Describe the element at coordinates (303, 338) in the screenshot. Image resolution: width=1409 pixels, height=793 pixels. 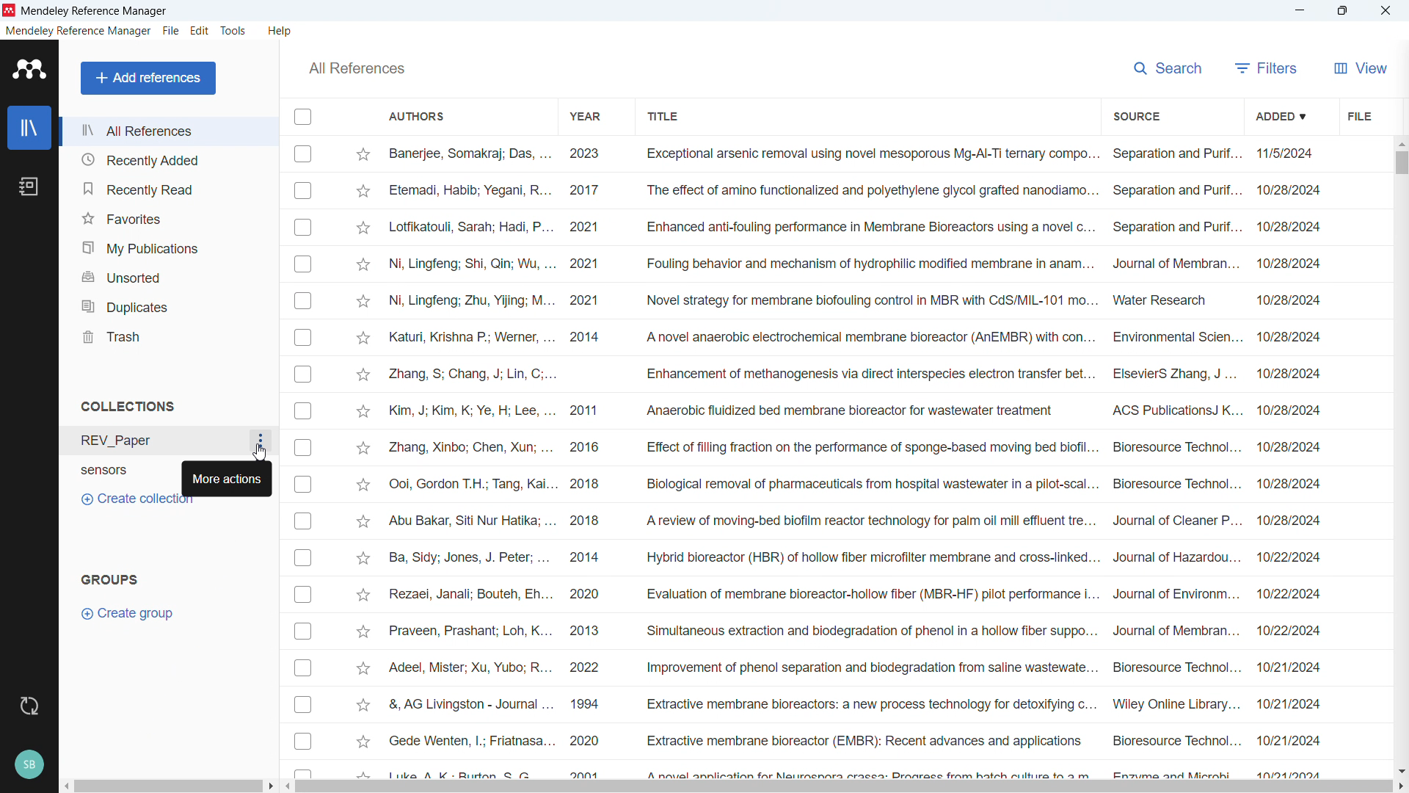
I see `Select respective publication` at that location.